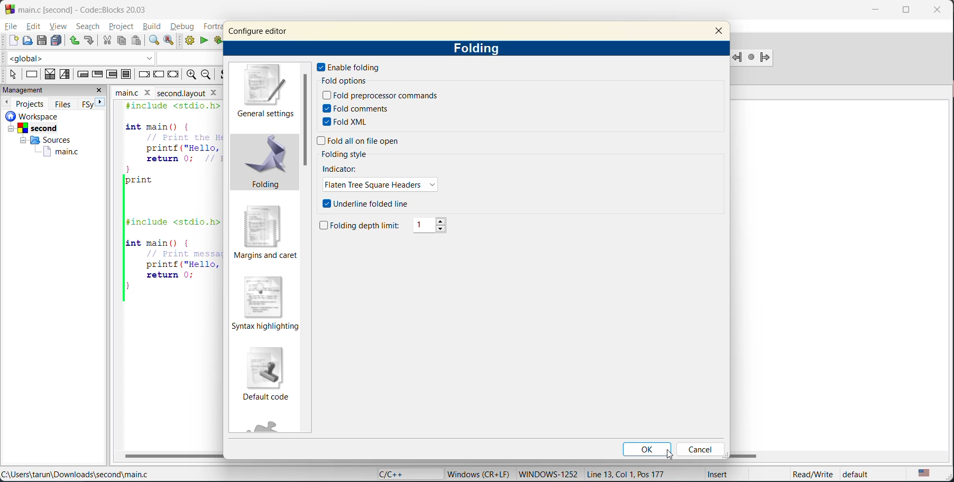 This screenshot has width=954, height=482. What do you see at coordinates (159, 75) in the screenshot?
I see `continue instruction` at bounding box center [159, 75].